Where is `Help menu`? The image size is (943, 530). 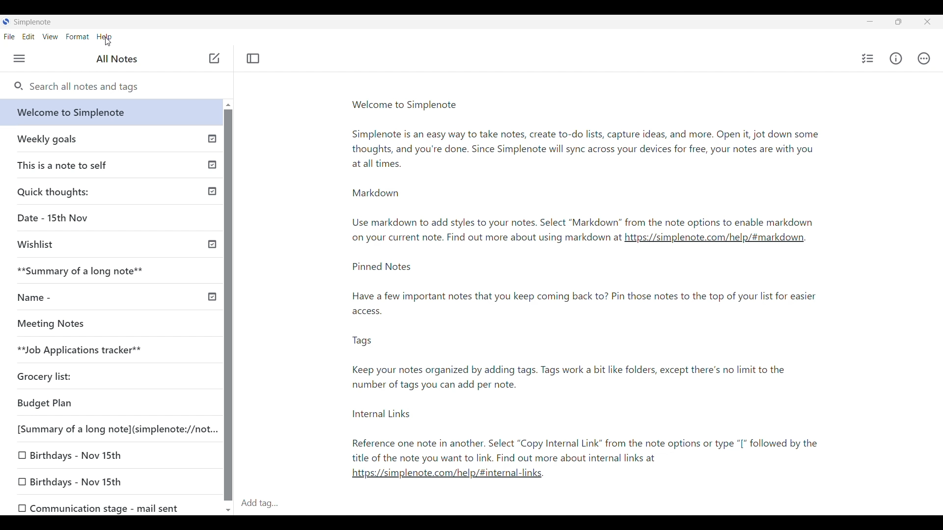 Help menu is located at coordinates (105, 37).